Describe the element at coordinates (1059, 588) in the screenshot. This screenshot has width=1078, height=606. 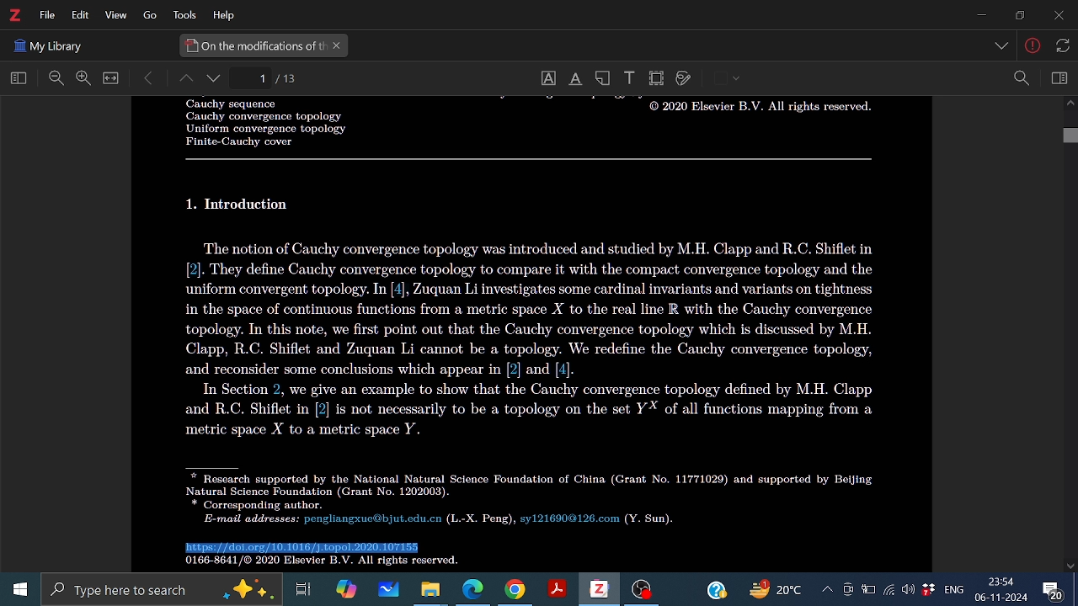
I see `Comment` at that location.